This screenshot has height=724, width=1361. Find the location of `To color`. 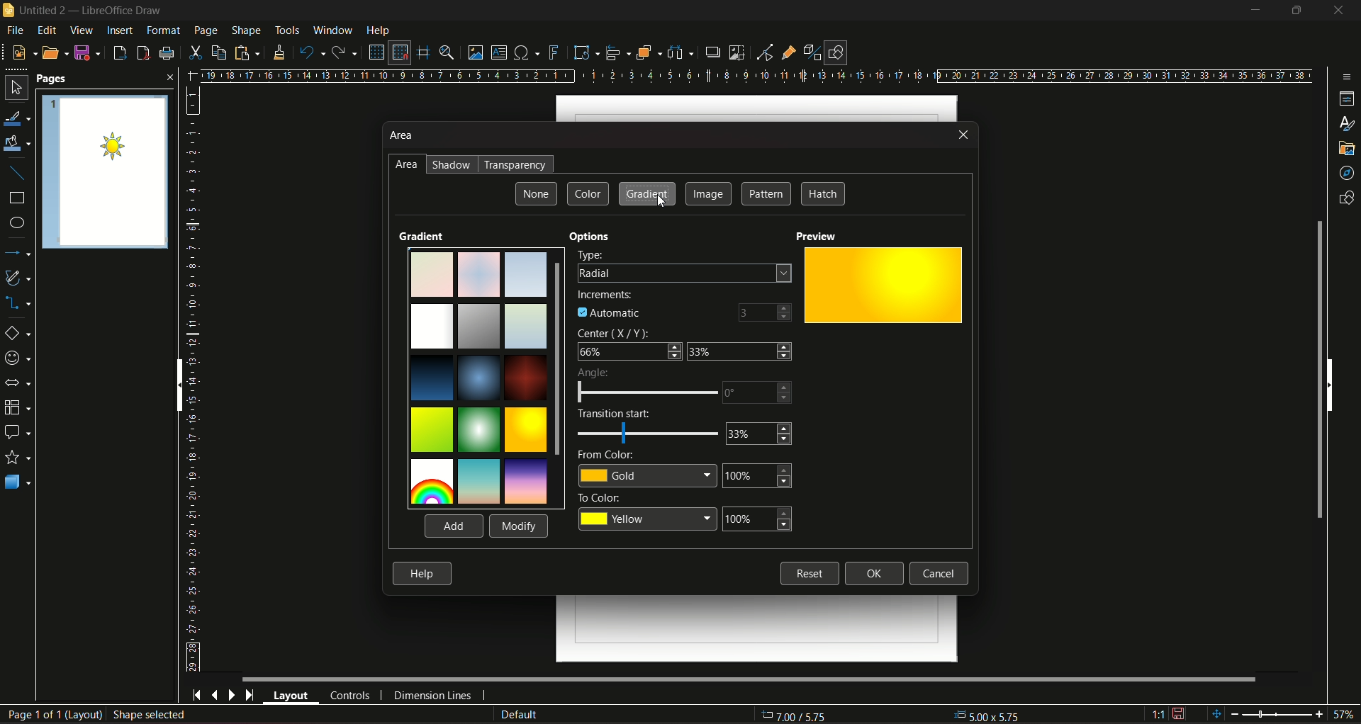

To color is located at coordinates (684, 516).